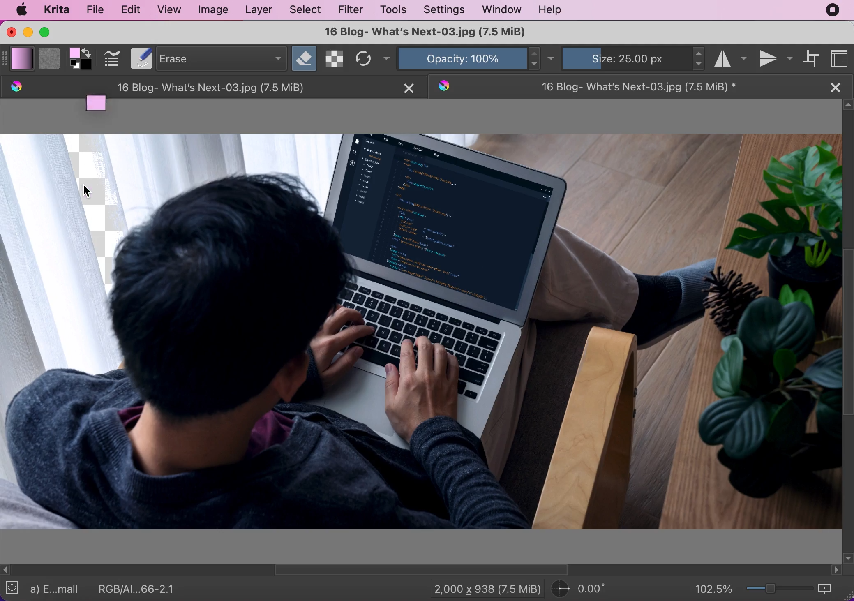 The width and height of the screenshot is (854, 601). Describe the element at coordinates (23, 59) in the screenshot. I see `fill gradients` at that location.